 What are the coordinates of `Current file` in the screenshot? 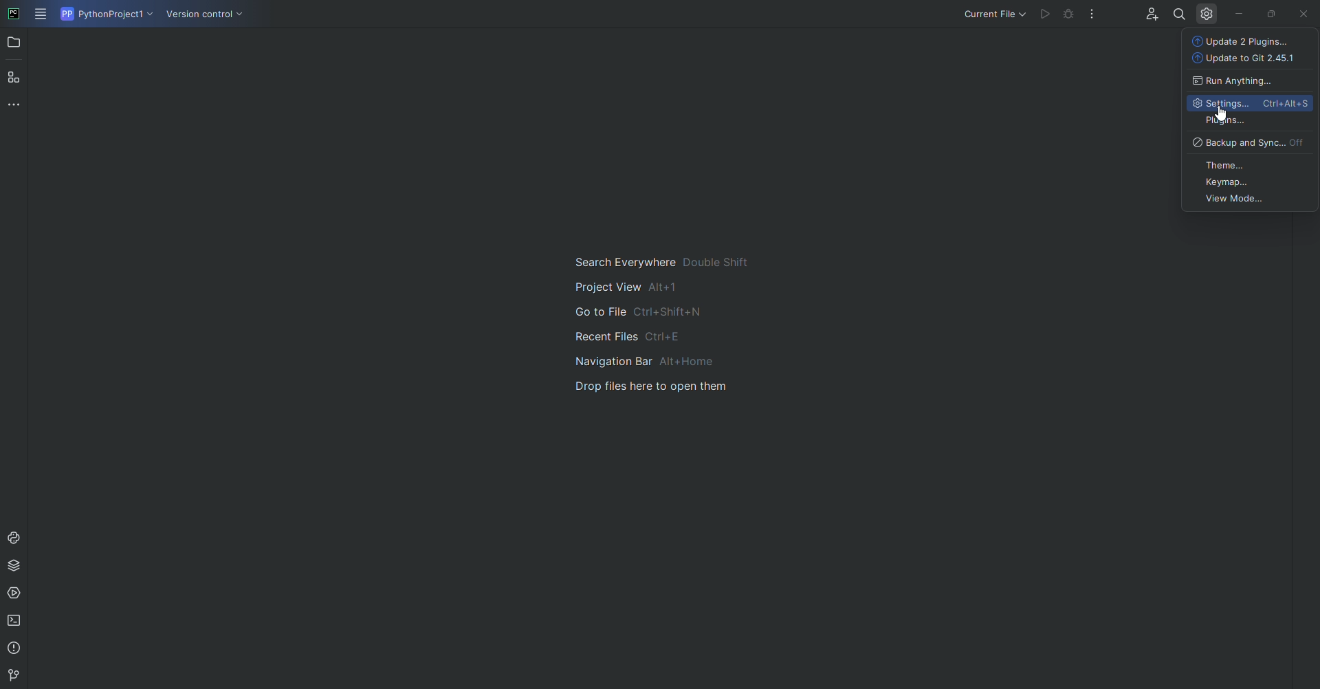 It's located at (993, 14).